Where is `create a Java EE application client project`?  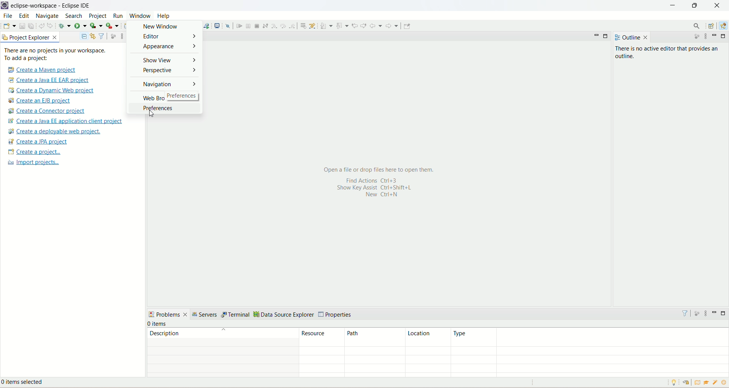 create a Java EE application client project is located at coordinates (65, 122).